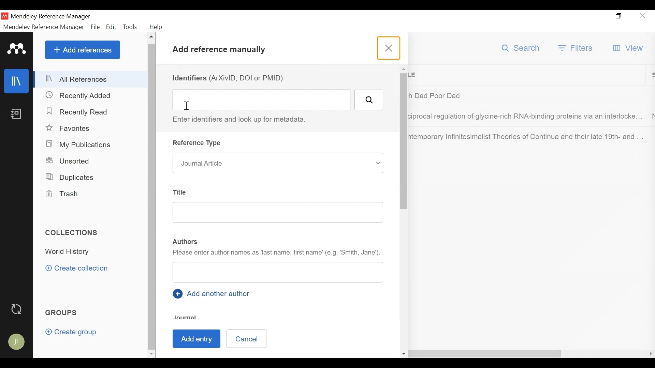 Image resolution: width=655 pixels, height=368 pixels. Describe the element at coordinates (93, 252) in the screenshot. I see `Collection` at that location.